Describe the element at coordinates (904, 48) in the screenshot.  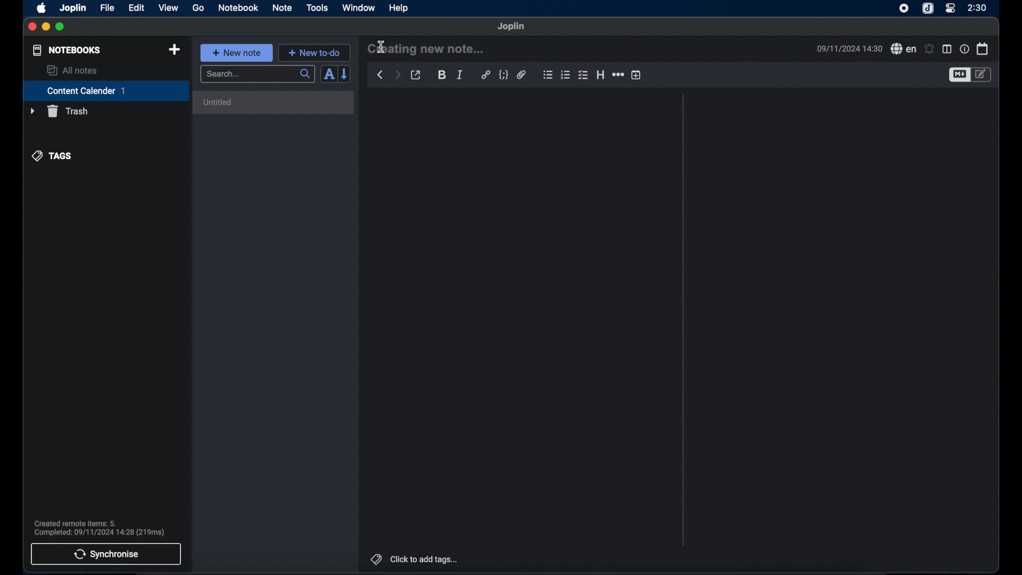
I see `spell check` at that location.